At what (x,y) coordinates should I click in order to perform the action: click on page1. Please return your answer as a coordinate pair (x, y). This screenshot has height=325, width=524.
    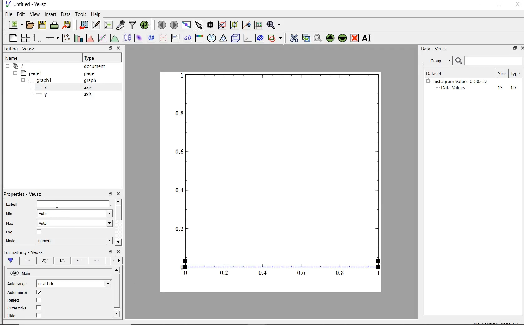
    Looking at the image, I should click on (33, 74).